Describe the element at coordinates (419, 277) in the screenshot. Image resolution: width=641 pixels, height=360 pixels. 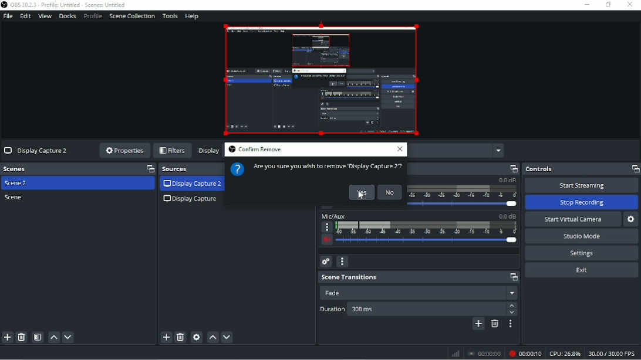
I see `Scene transitions` at that location.